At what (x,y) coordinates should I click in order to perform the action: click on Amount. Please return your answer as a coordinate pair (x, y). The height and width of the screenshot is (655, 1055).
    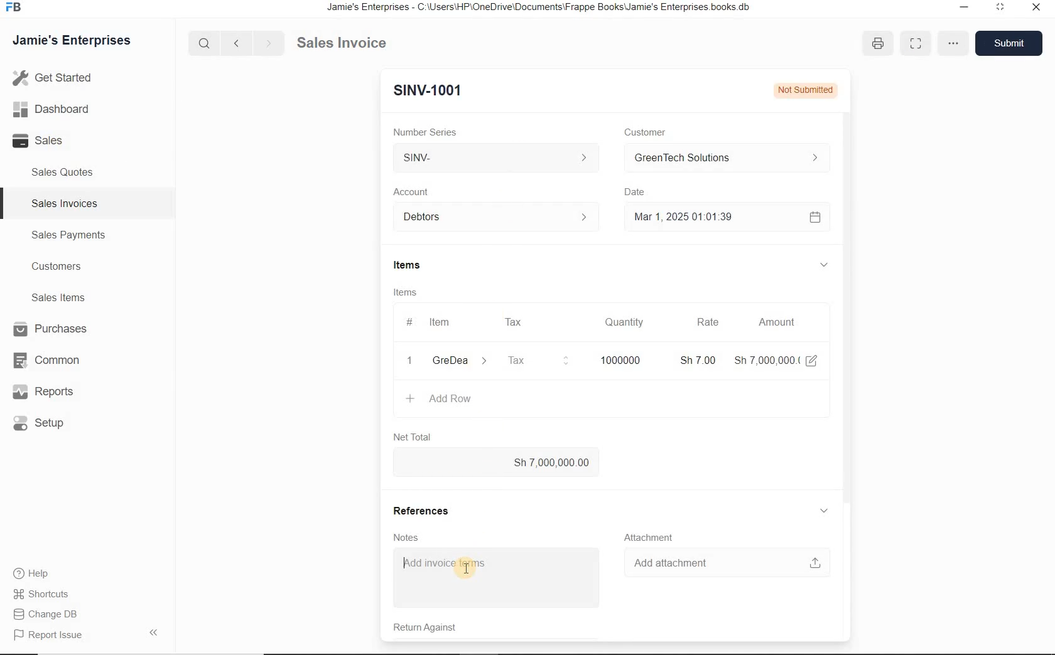
    Looking at the image, I should click on (776, 322).